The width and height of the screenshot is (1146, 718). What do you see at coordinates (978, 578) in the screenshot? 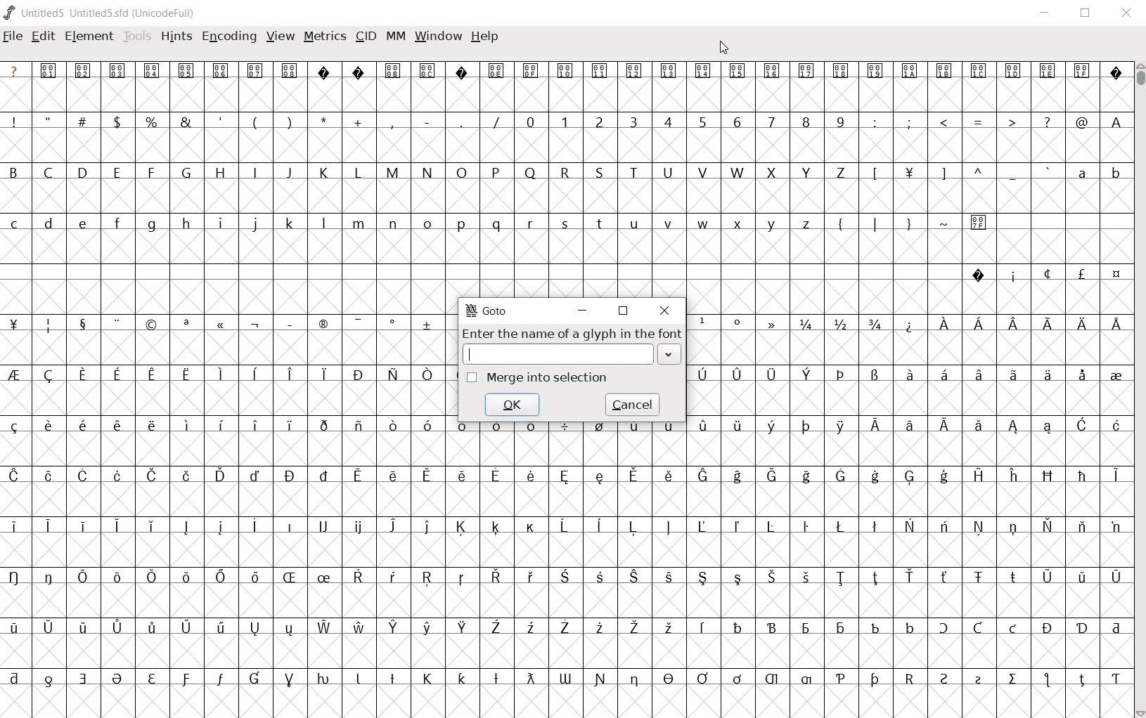
I see `Symbol` at bounding box center [978, 578].